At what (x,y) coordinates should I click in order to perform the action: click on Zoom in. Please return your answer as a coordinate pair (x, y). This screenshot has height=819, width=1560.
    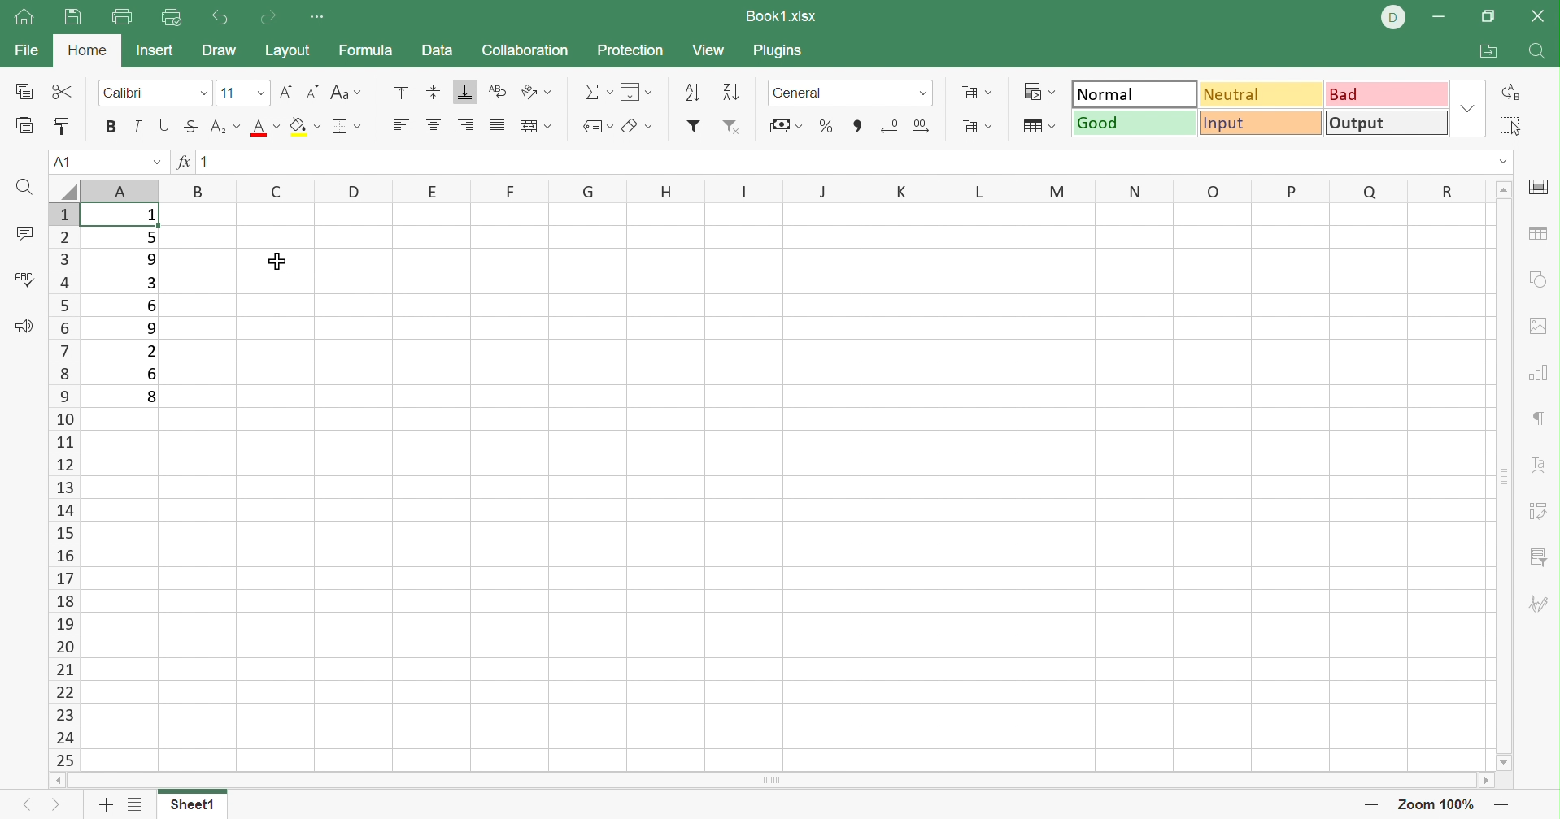
    Looking at the image, I should click on (1365, 804).